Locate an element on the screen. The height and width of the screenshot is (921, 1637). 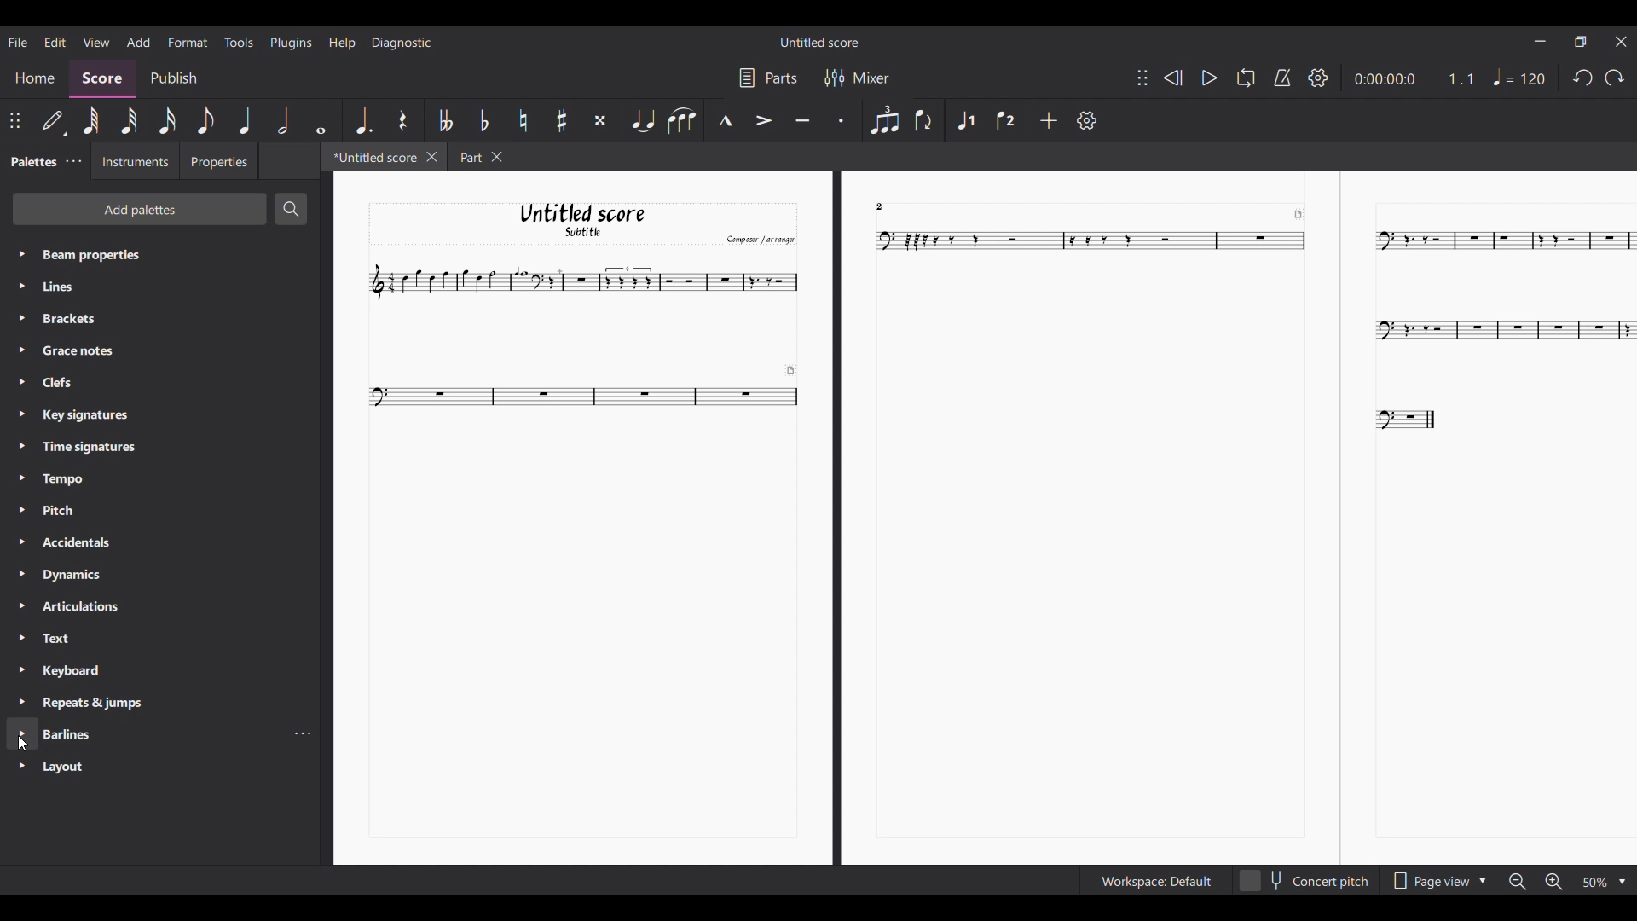
Change position is located at coordinates (1142, 78).